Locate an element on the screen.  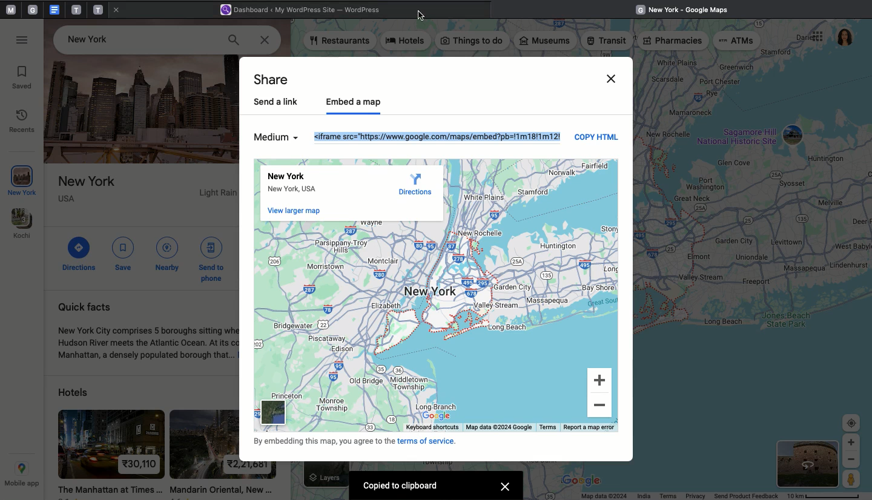
Options is located at coordinates (816, 38).